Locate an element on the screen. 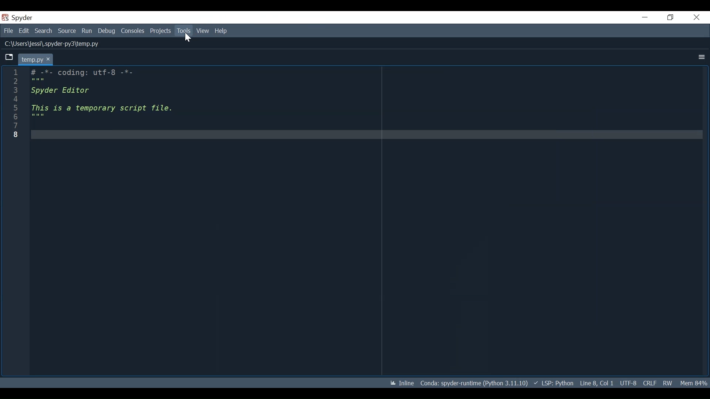 The height and width of the screenshot is (399, 710). Toggle inline and interactive Matplotlib plotting is located at coordinates (402, 383).